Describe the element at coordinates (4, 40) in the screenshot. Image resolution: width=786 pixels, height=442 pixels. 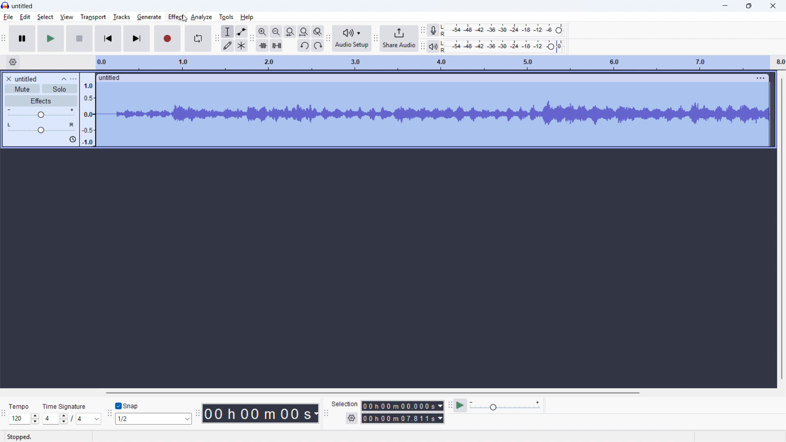
I see `transport toolbar` at that location.